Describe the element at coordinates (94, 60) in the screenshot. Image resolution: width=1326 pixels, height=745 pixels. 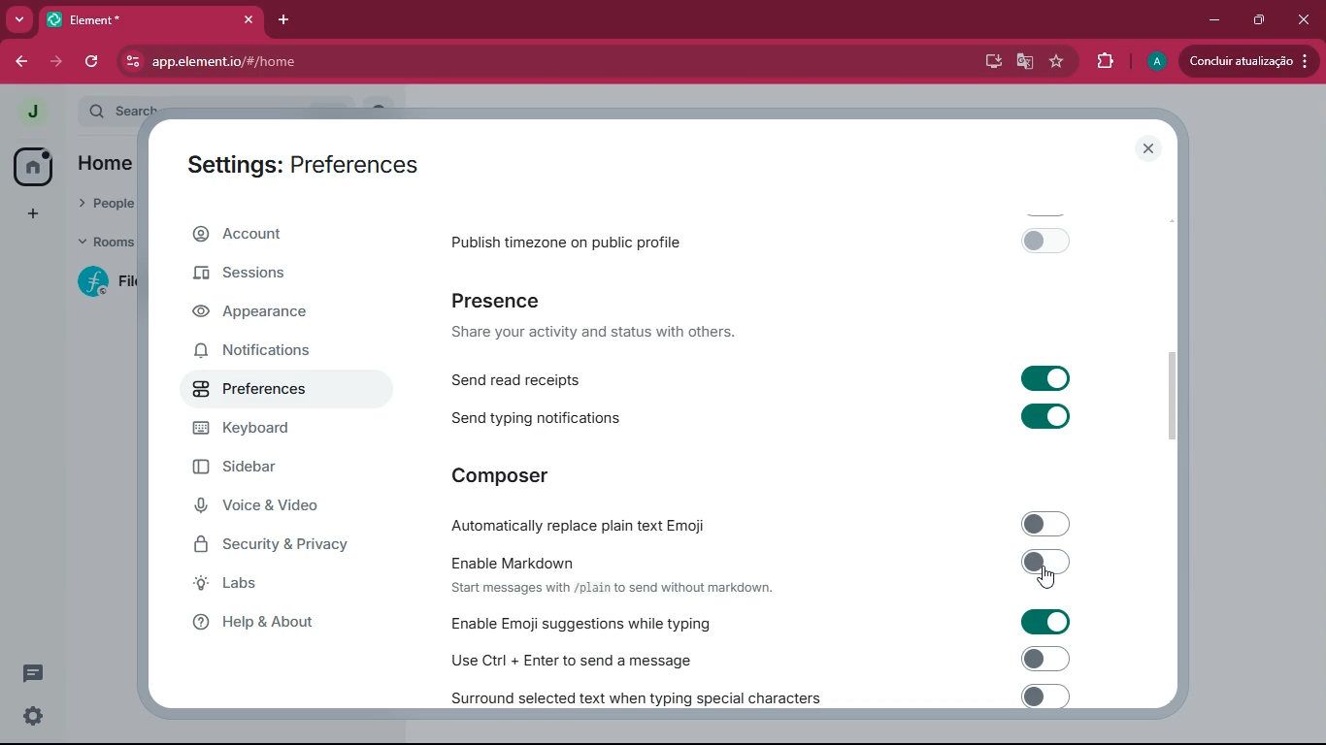
I see `refresh` at that location.